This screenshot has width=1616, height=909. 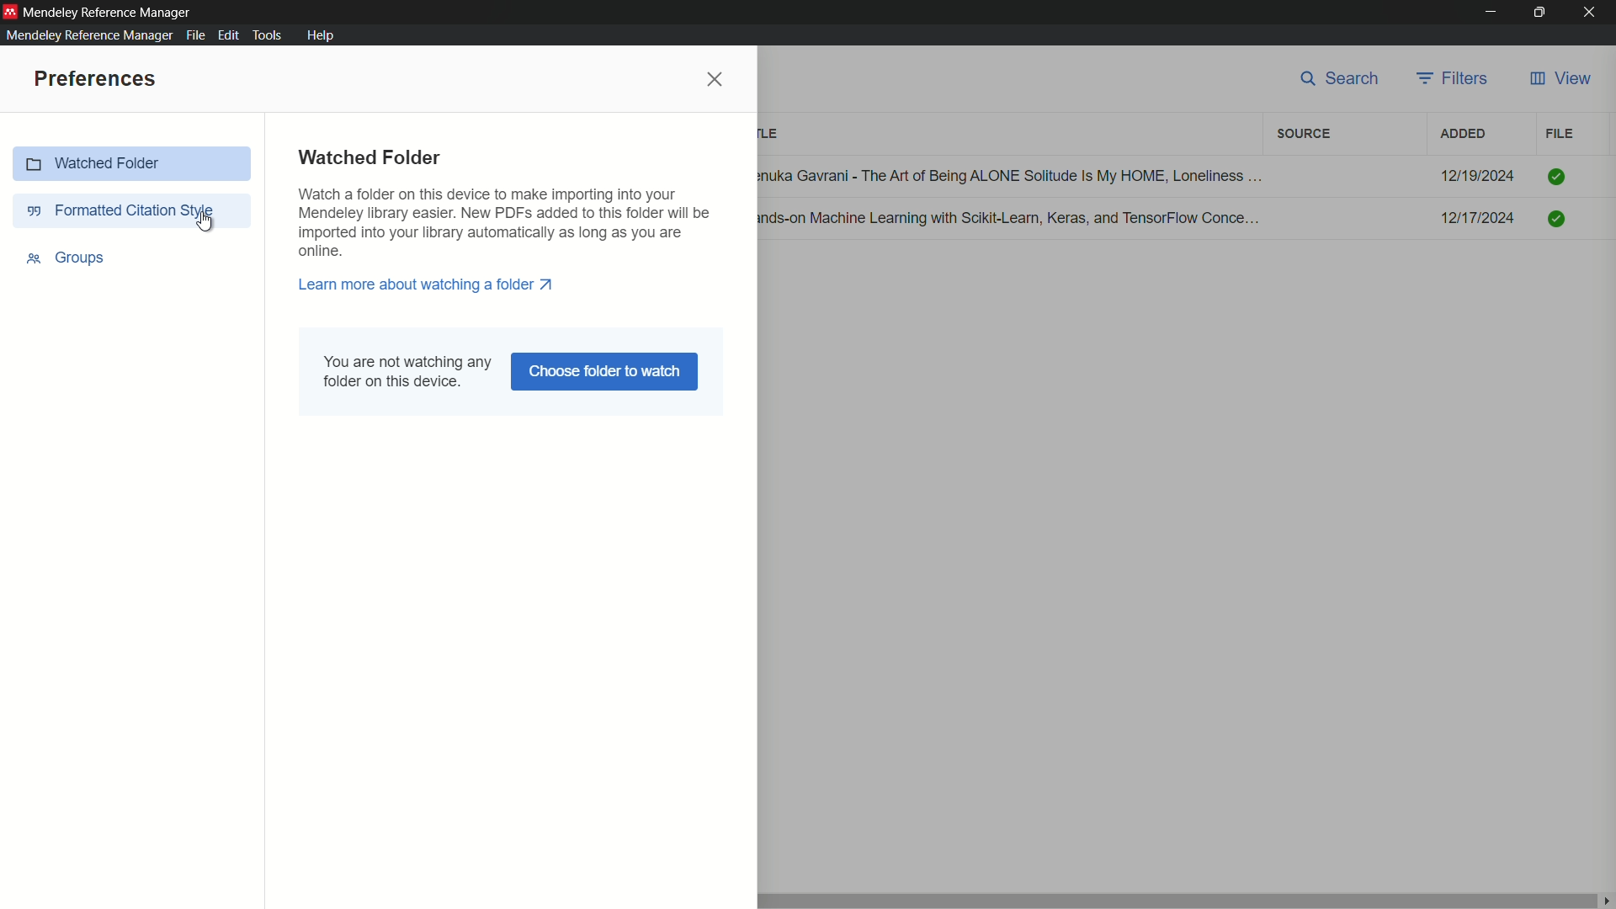 What do you see at coordinates (1490, 13) in the screenshot?
I see `minimize` at bounding box center [1490, 13].